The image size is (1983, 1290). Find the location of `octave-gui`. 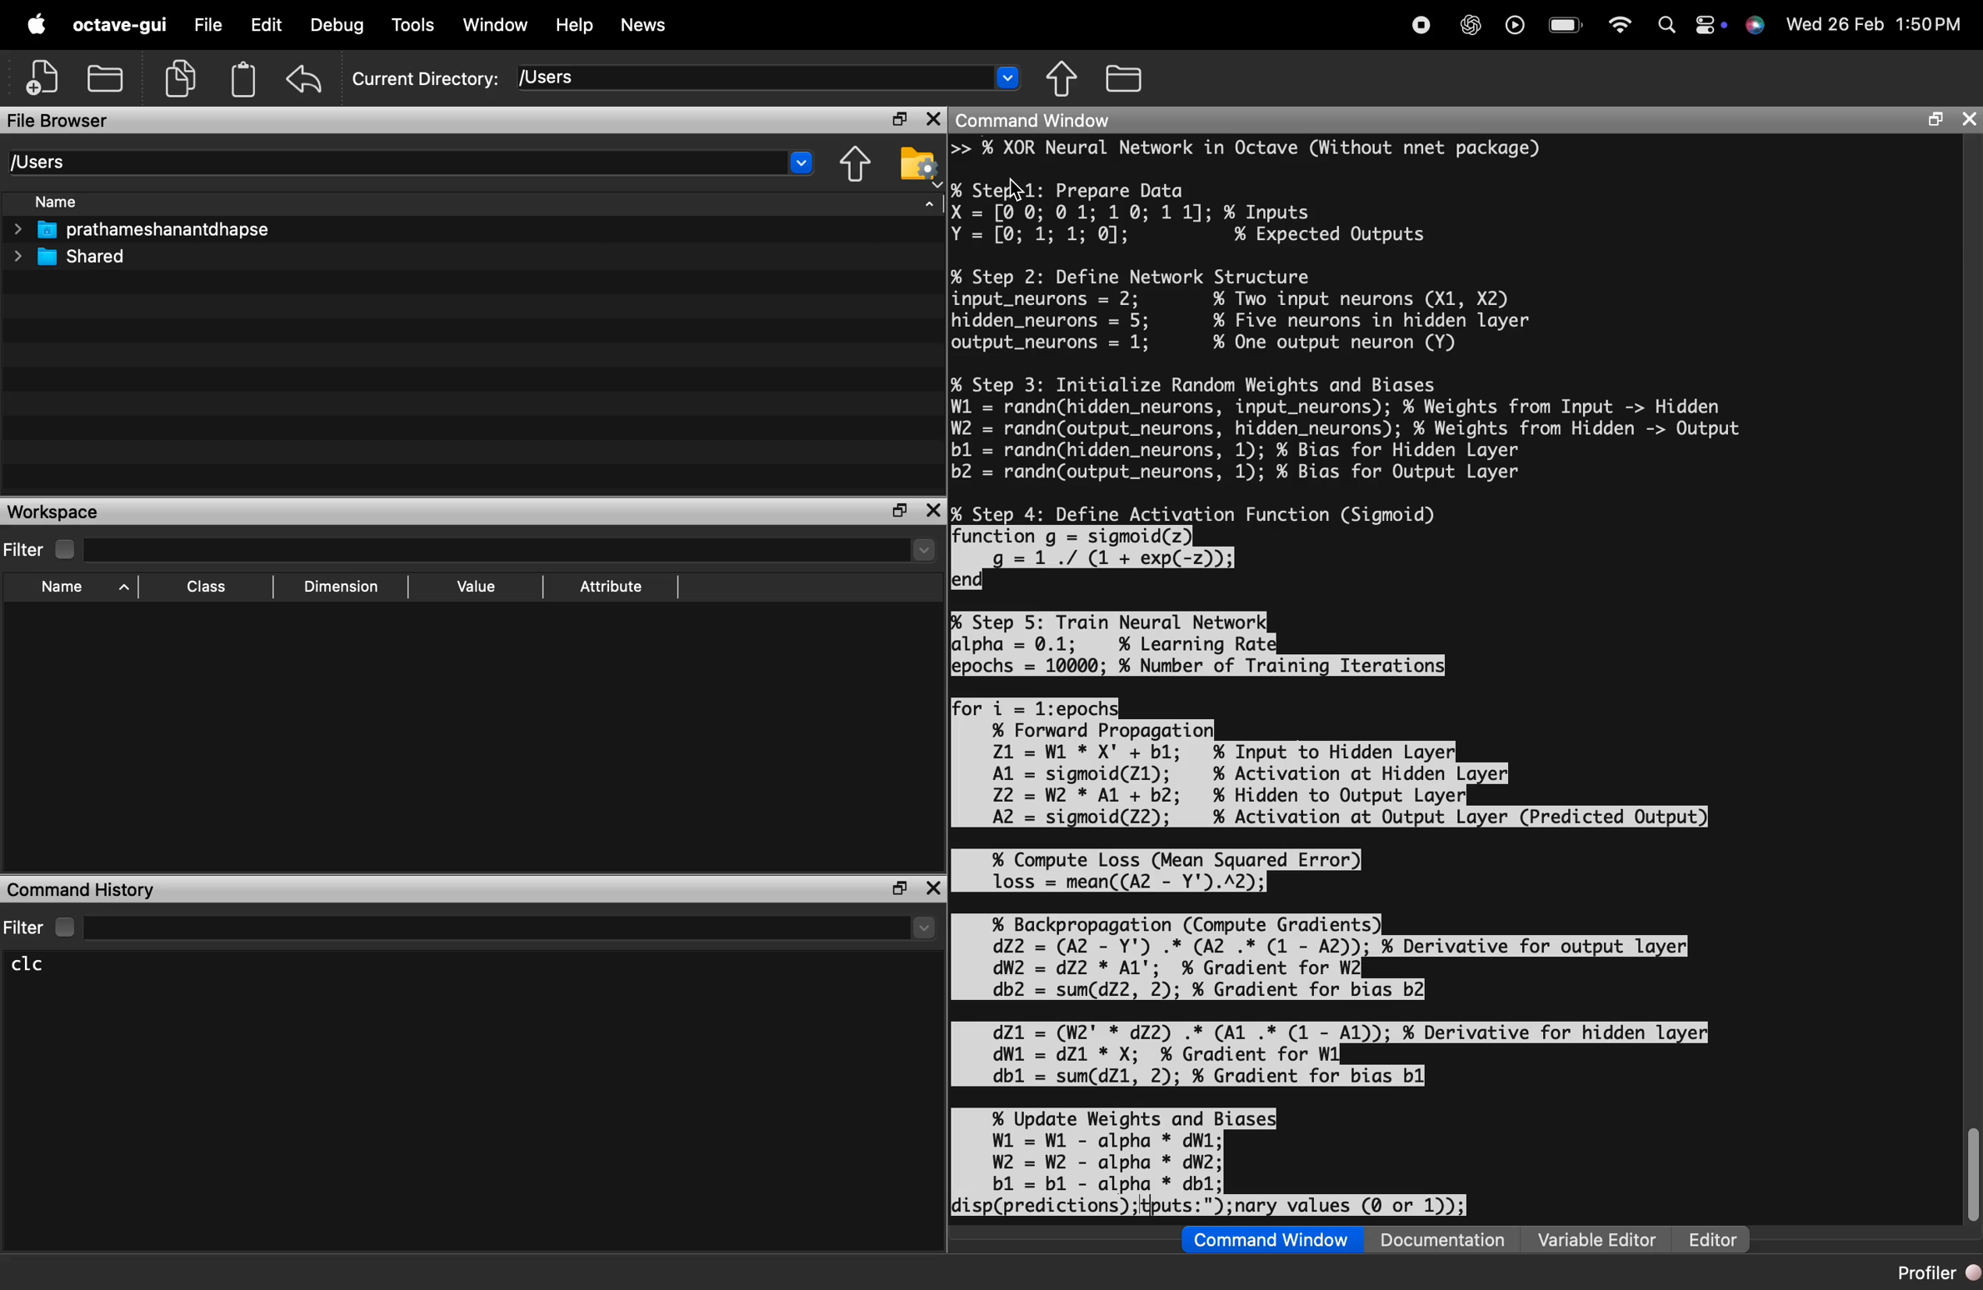

octave-gui is located at coordinates (123, 25).